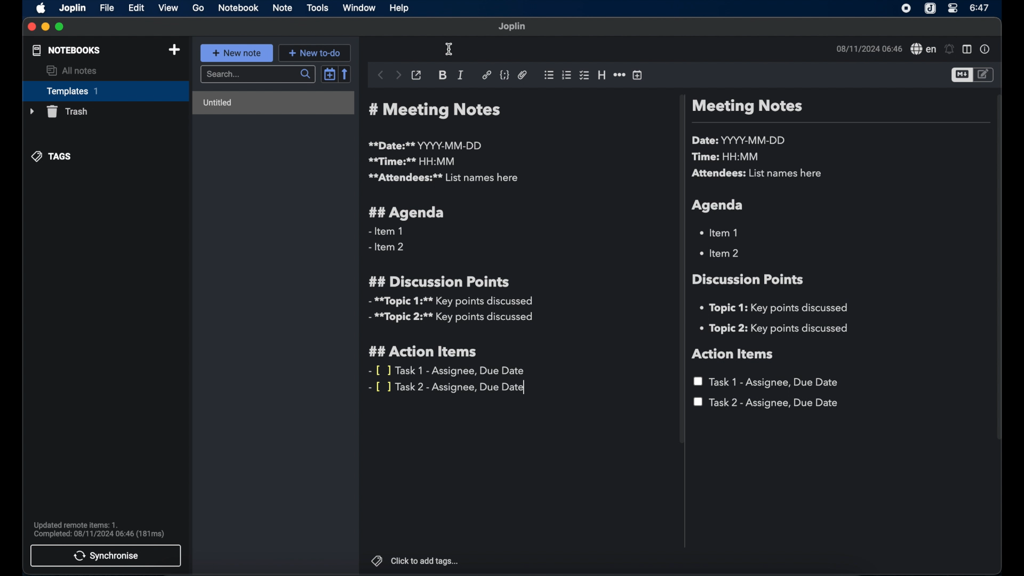  I want to click on search, so click(257, 75).